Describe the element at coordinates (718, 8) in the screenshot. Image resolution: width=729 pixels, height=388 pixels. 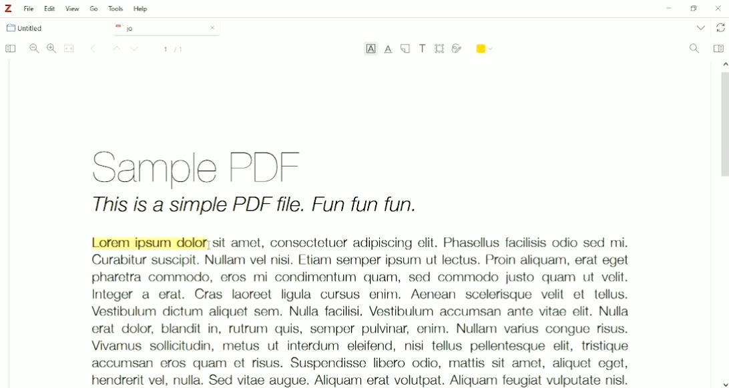
I see `Close` at that location.